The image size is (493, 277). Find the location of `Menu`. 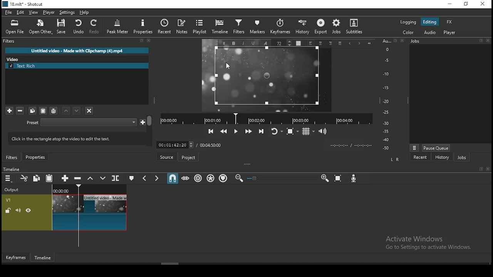

Menu is located at coordinates (224, 43).